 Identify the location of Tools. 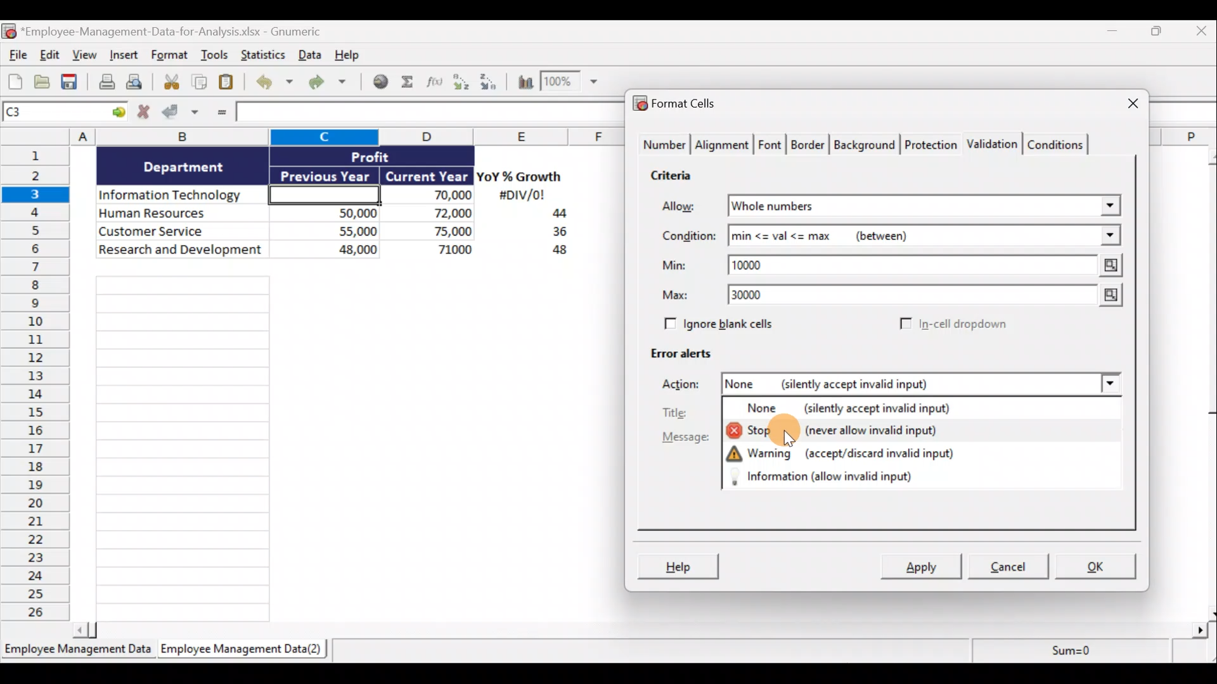
(215, 56).